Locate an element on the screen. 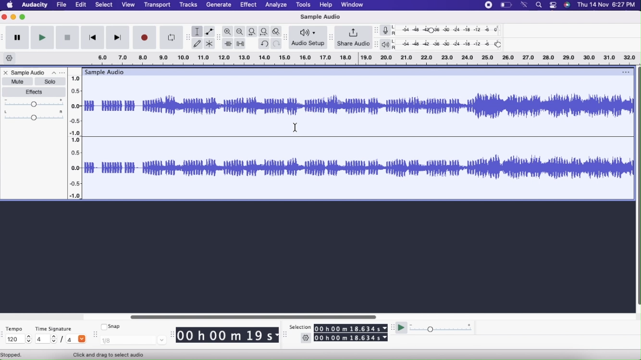  Audio Setup is located at coordinates (308, 37).